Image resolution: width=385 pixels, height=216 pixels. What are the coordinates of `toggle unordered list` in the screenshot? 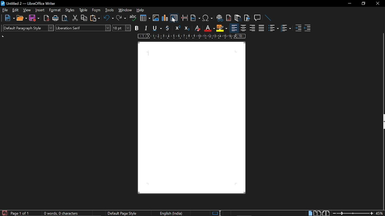 It's located at (273, 28).